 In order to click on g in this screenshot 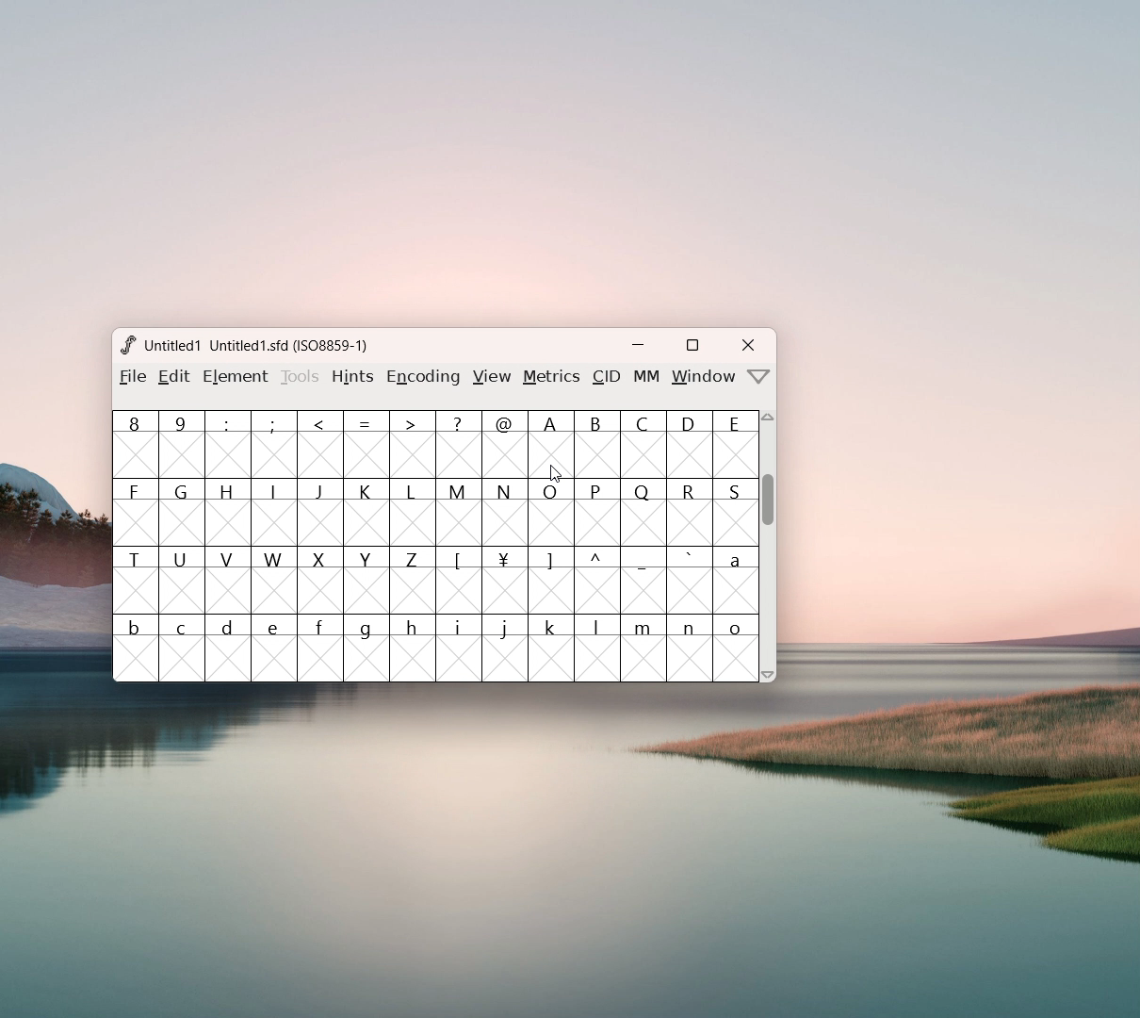, I will do `click(368, 649)`.